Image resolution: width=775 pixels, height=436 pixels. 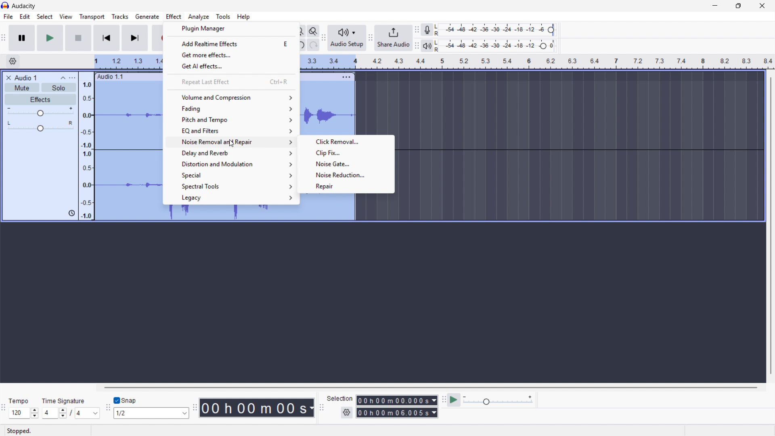 I want to click on audio setup toolbar, so click(x=323, y=39).